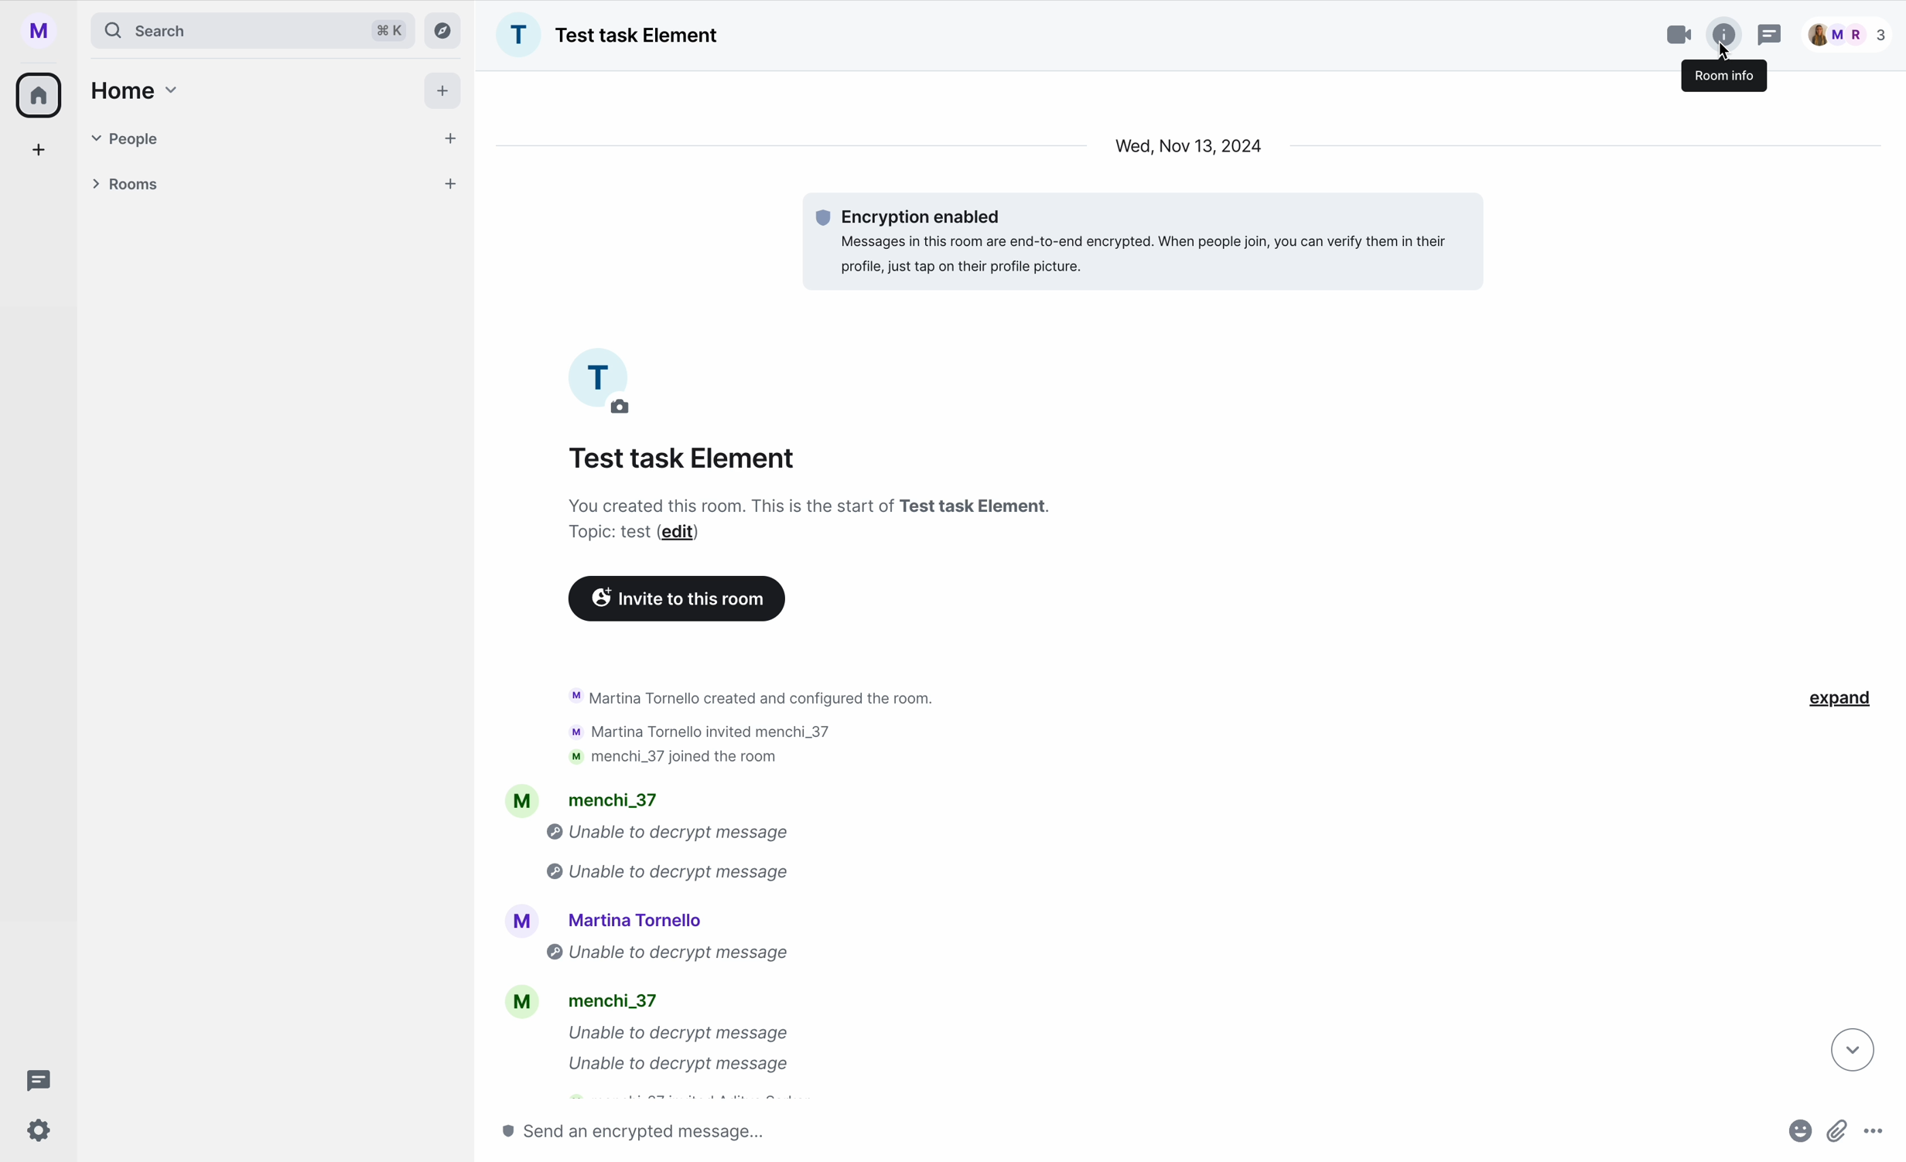  Describe the element at coordinates (442, 90) in the screenshot. I see `add` at that location.